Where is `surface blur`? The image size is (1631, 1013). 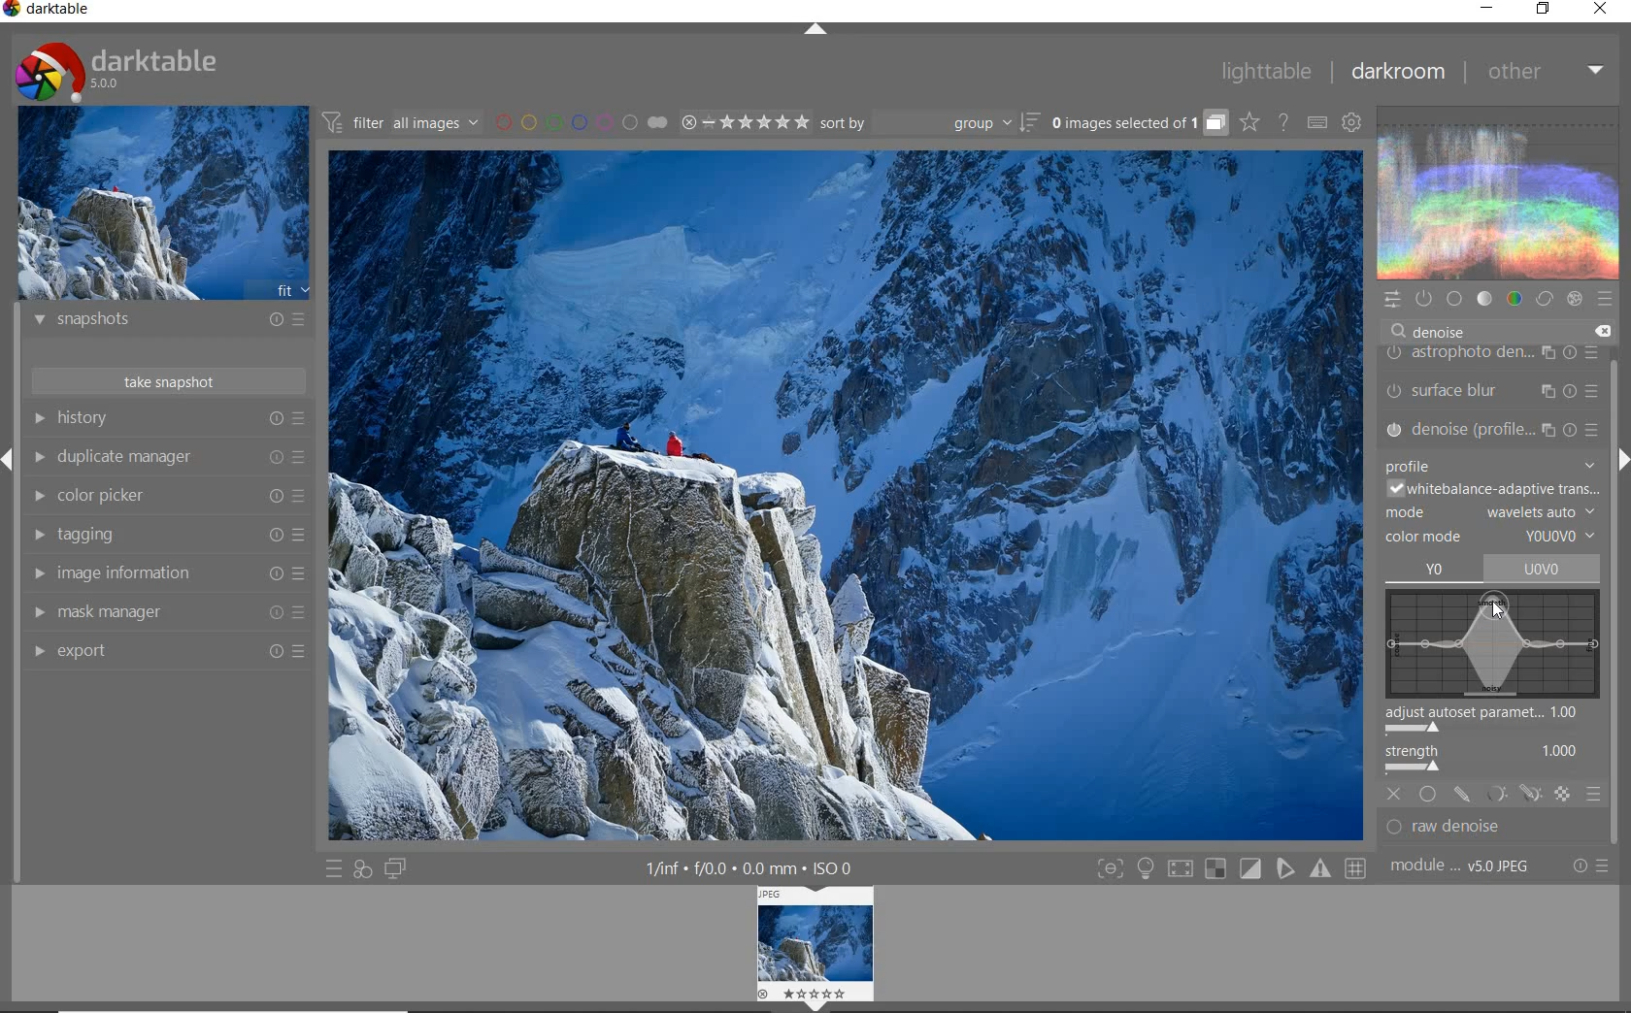 surface blur is located at coordinates (1496, 392).